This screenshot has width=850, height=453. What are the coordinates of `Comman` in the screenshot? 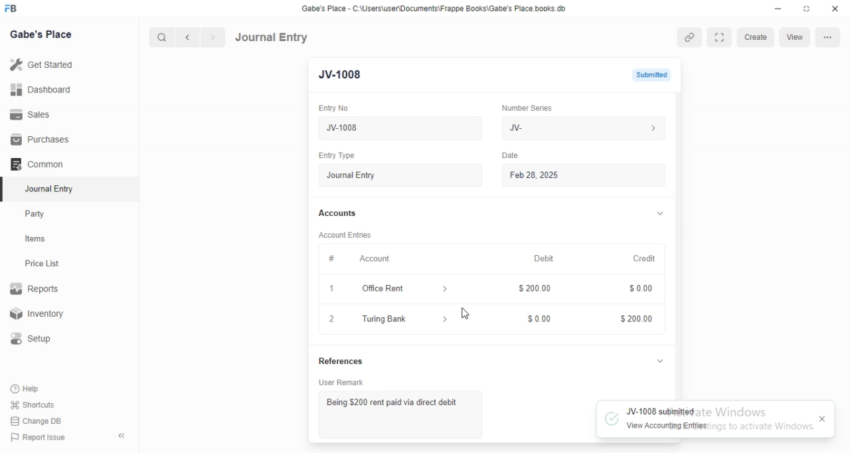 It's located at (33, 164).